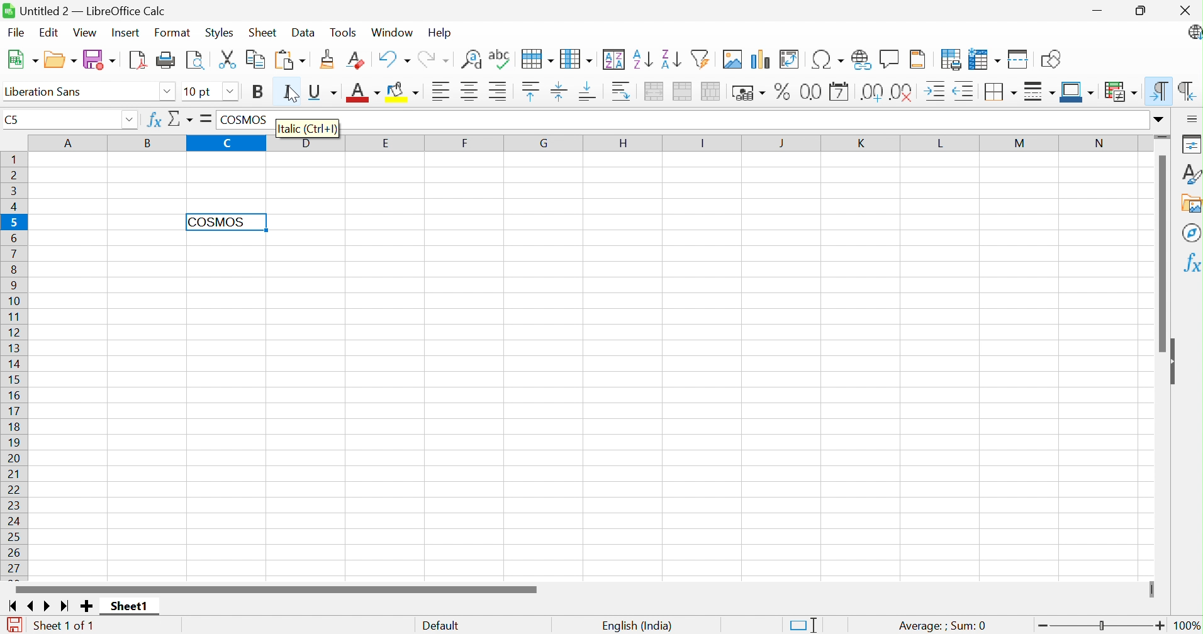 The height and width of the screenshot is (634, 1203). Describe the element at coordinates (1121, 90) in the screenshot. I see `Conditional` at that location.